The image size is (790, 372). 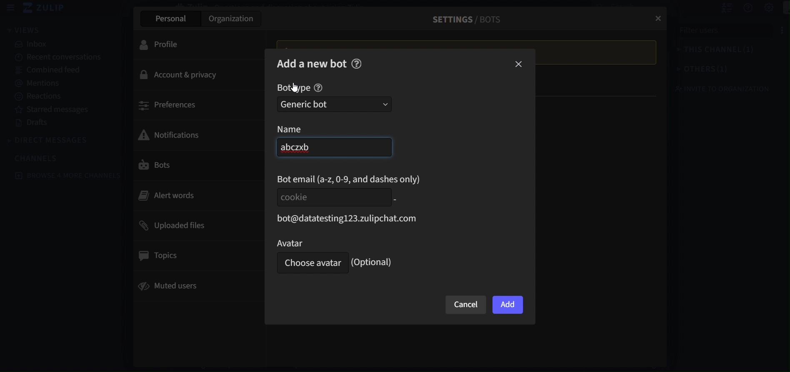 What do you see at coordinates (197, 288) in the screenshot?
I see `muted users` at bounding box center [197, 288].